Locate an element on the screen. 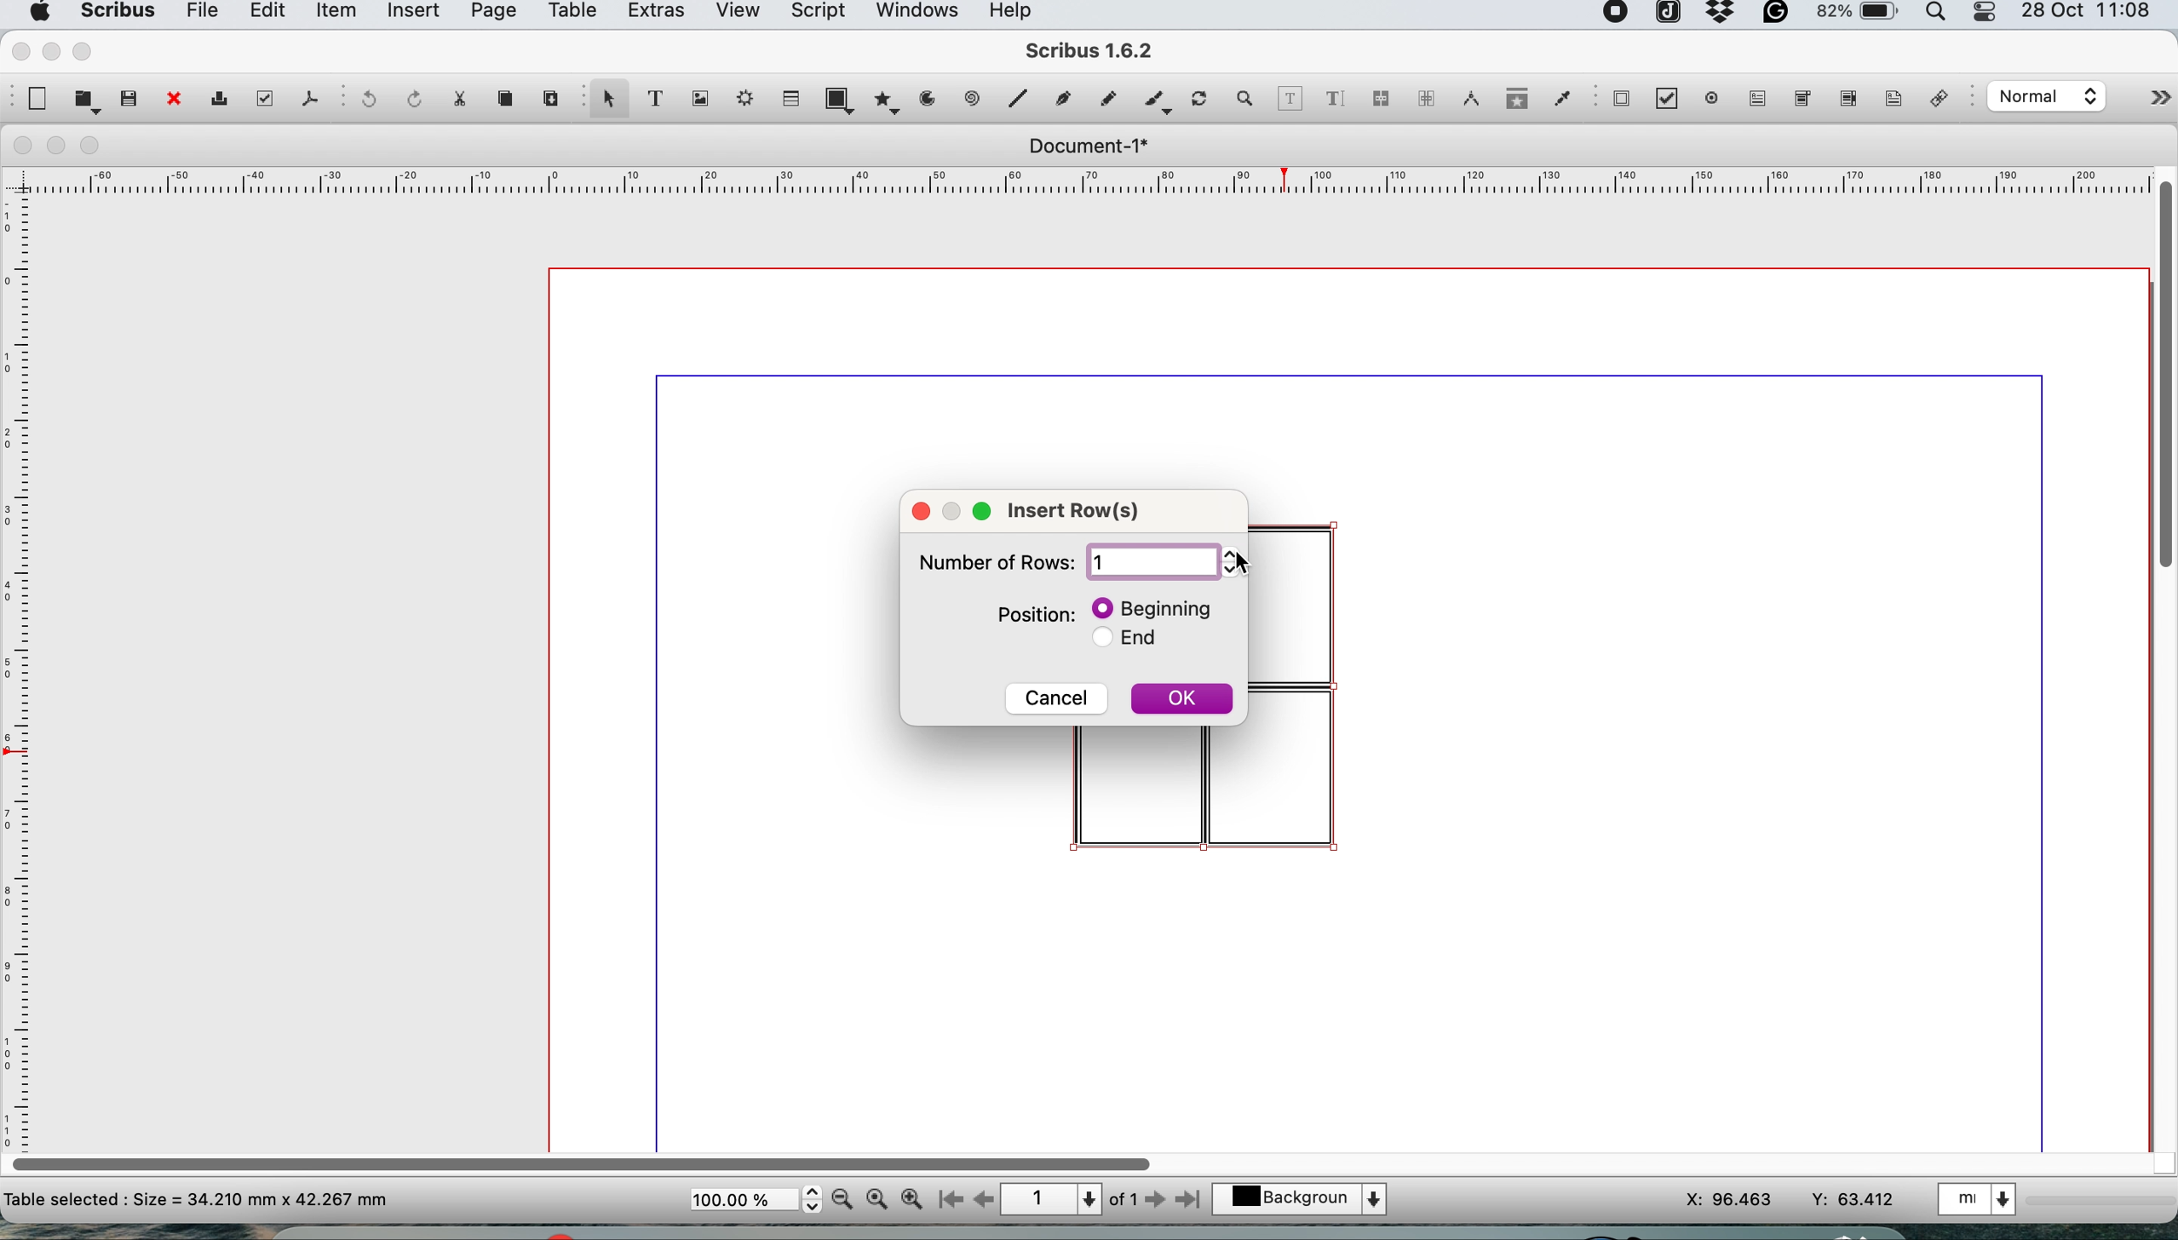 This screenshot has height=1240, width=2178. new is located at coordinates (35, 99).